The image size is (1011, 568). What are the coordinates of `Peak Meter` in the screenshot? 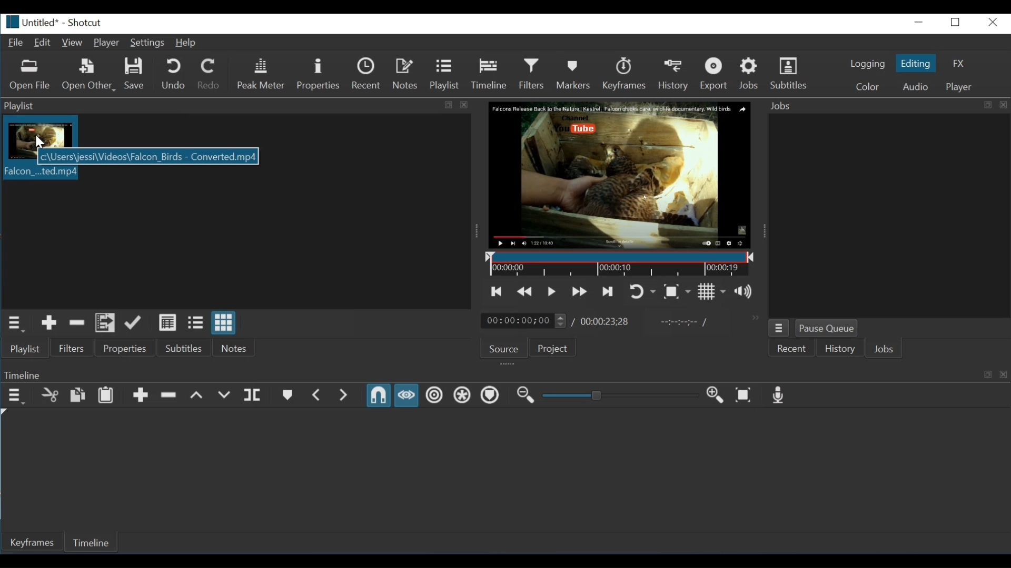 It's located at (263, 74).